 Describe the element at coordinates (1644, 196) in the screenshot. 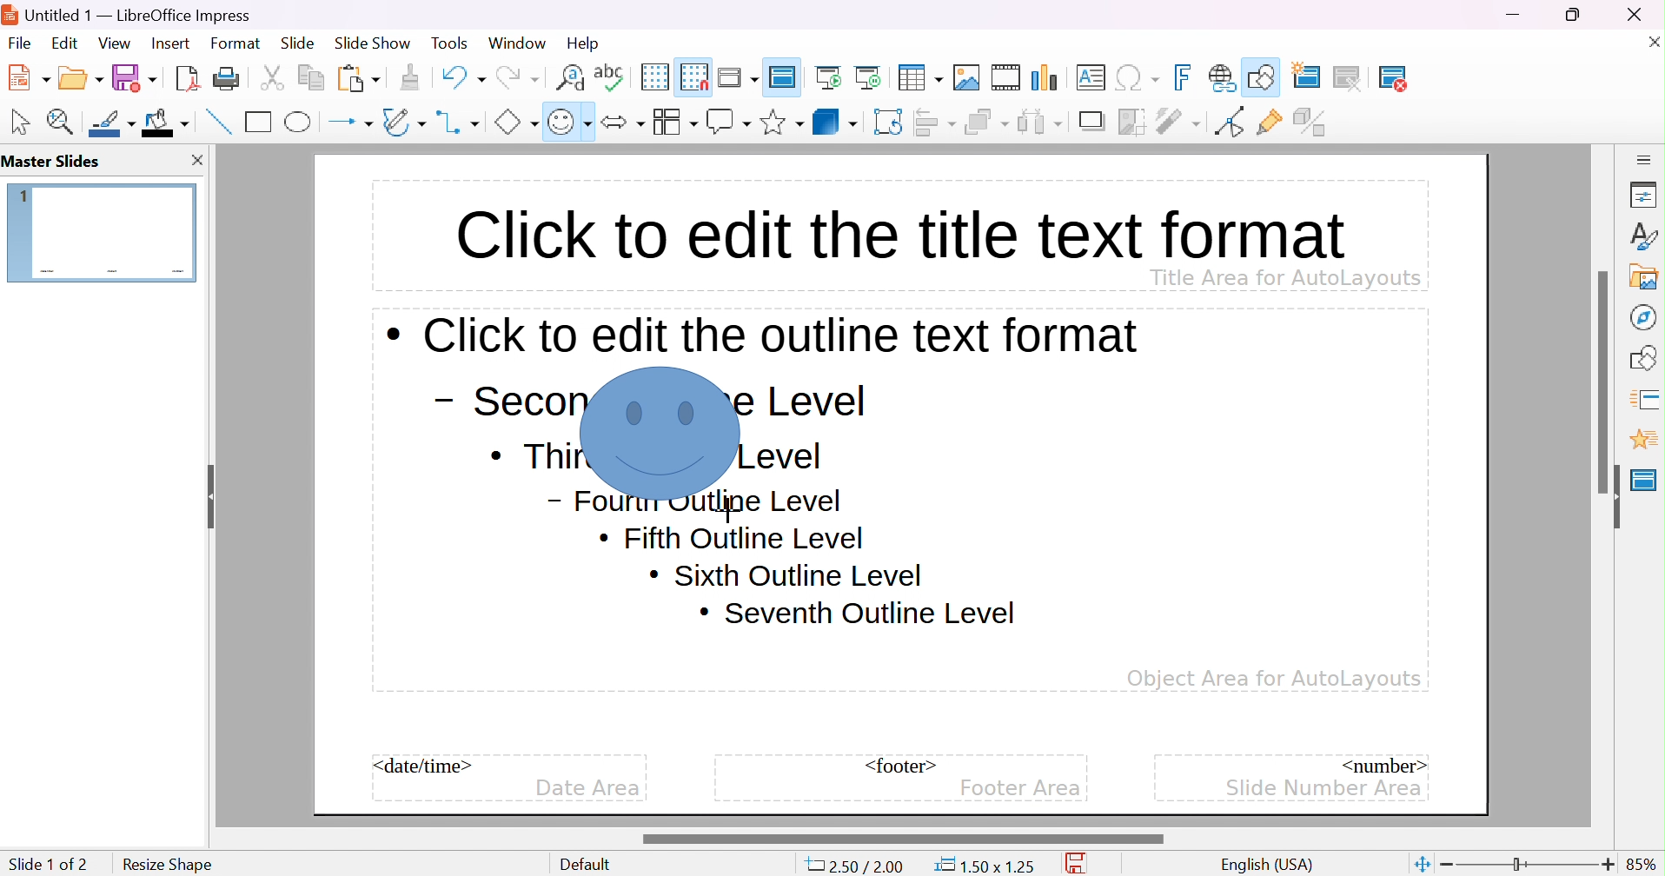

I see `properties` at that location.